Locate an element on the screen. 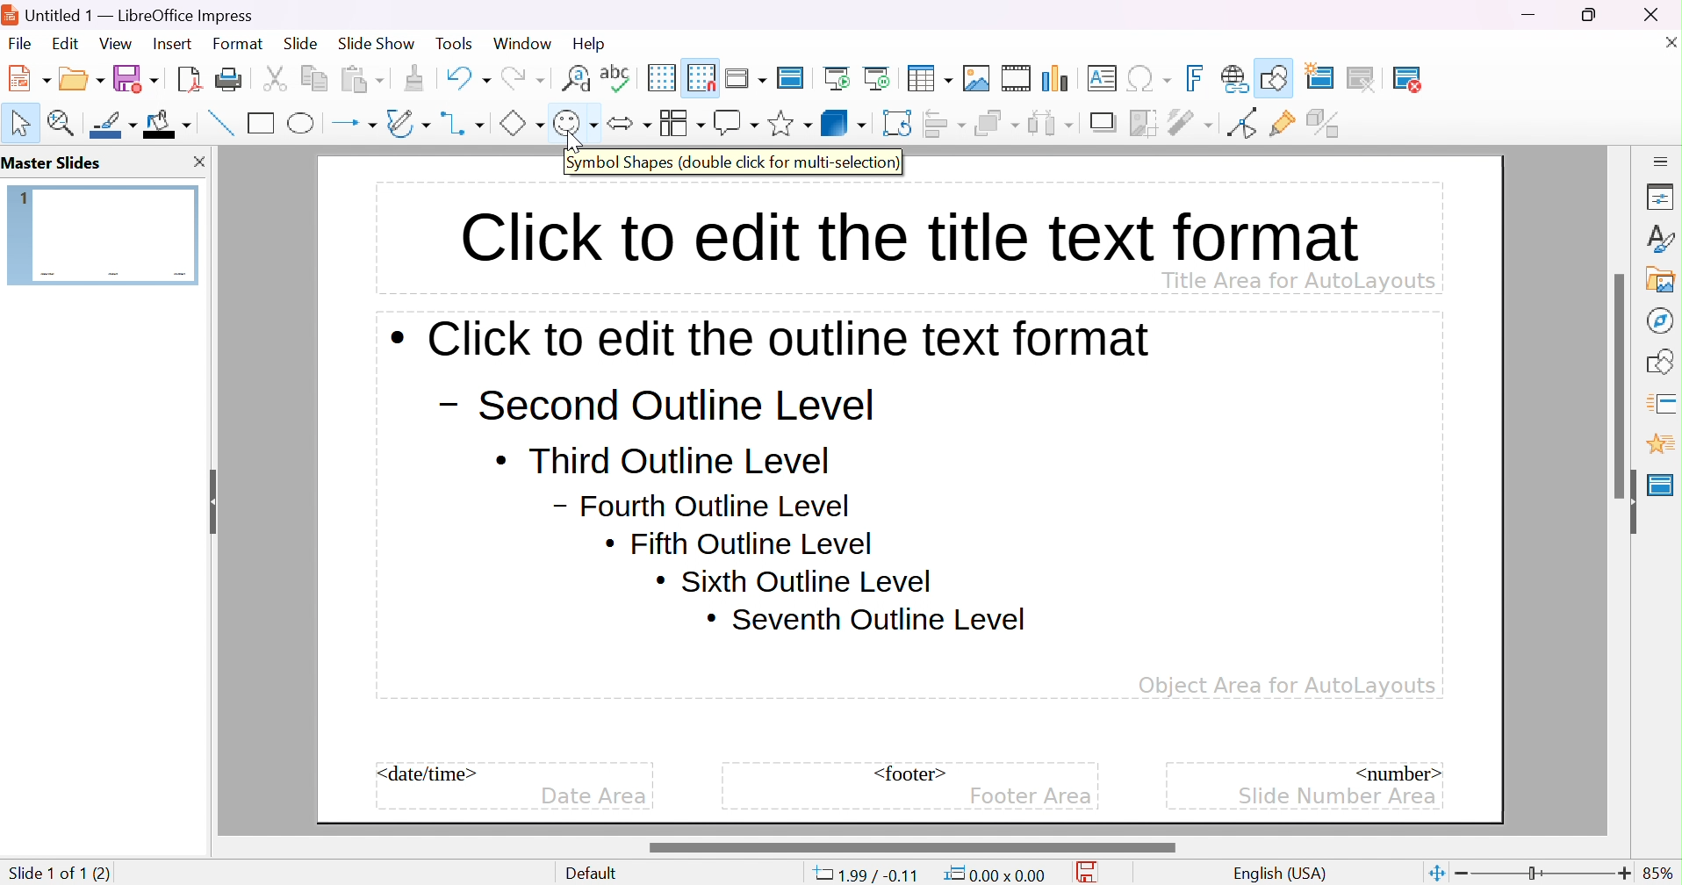 The image size is (1682, 885). hide is located at coordinates (1628, 502).